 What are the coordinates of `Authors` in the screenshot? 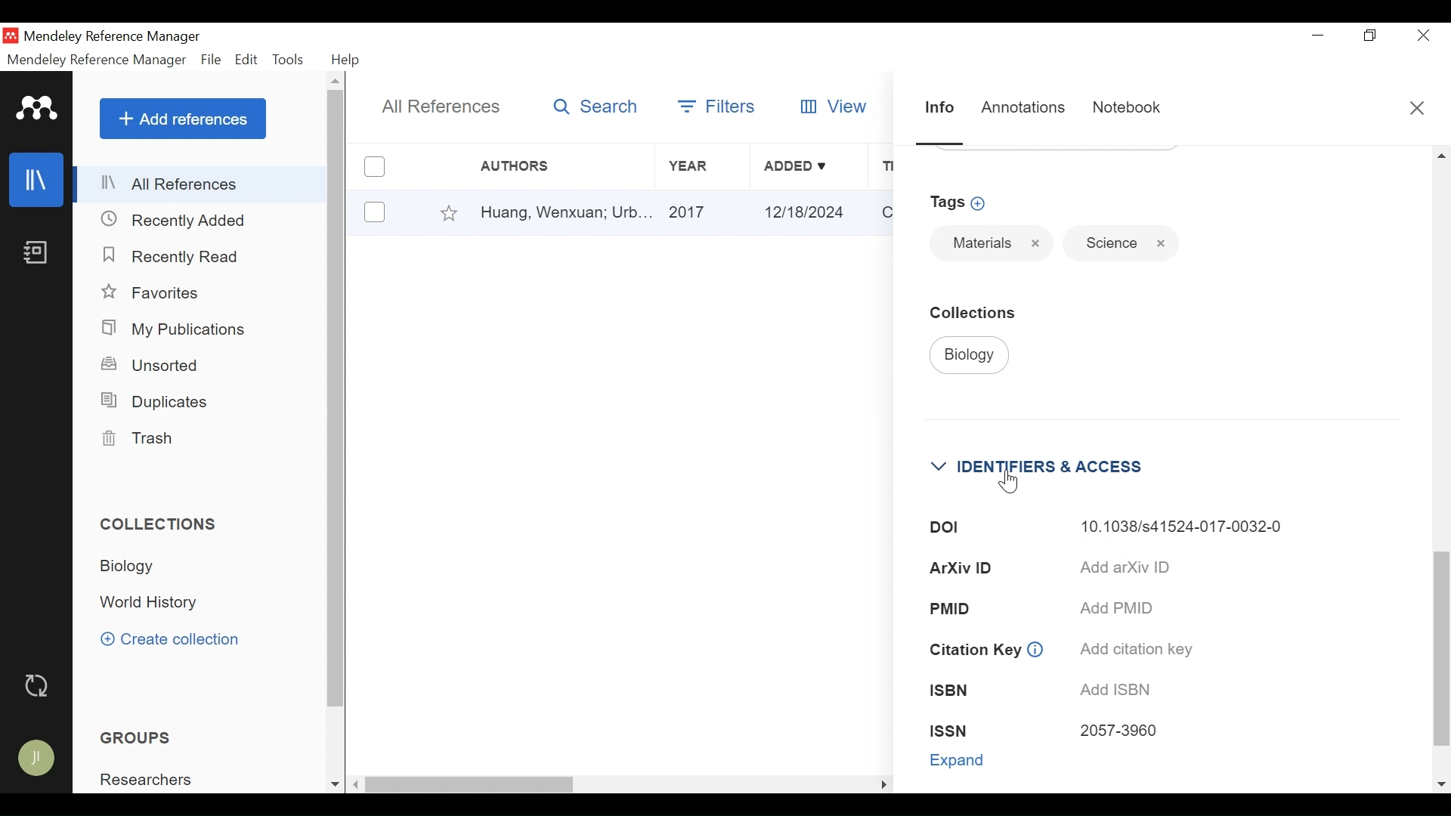 It's located at (530, 166).